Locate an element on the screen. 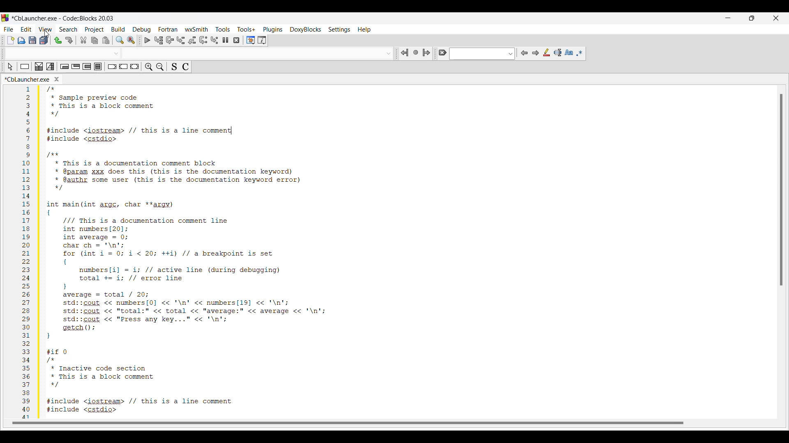 This screenshot has width=789, height=443. Horizontal slide bar is located at coordinates (348, 423).